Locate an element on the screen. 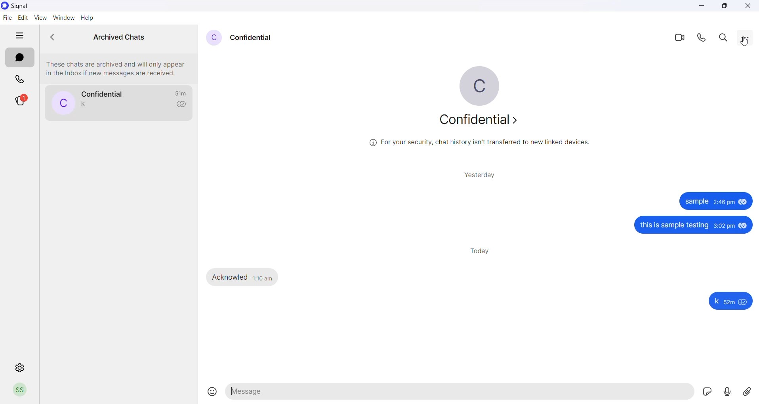 The width and height of the screenshot is (759, 404). hide is located at coordinates (19, 36).